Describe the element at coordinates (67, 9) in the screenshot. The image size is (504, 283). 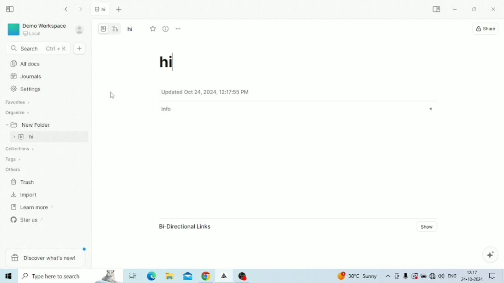
I see `Go back` at that location.